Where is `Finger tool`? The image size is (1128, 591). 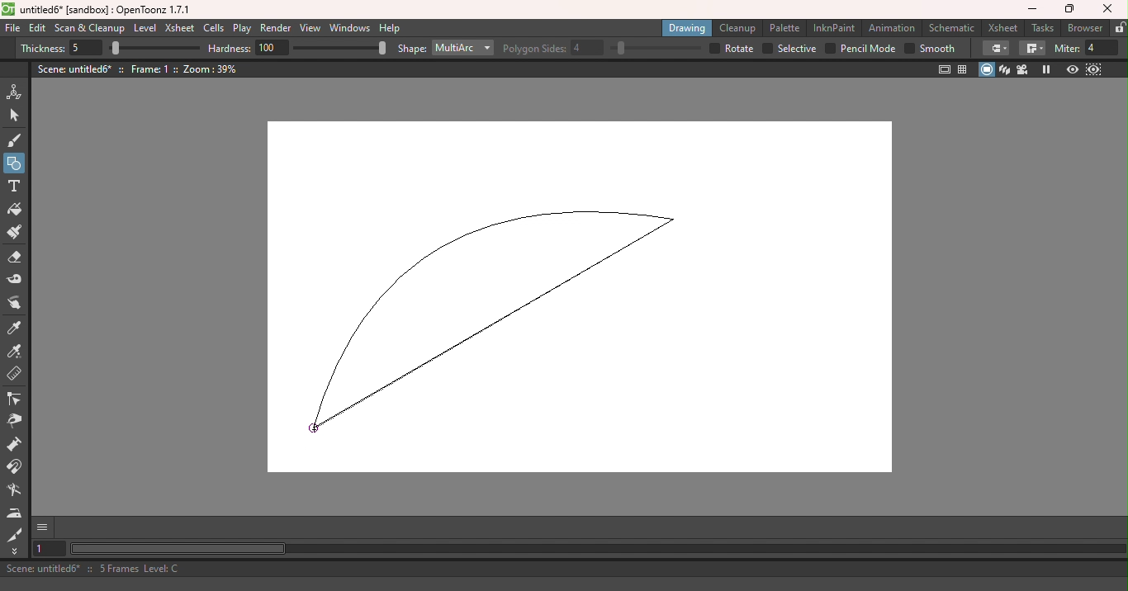
Finger tool is located at coordinates (15, 305).